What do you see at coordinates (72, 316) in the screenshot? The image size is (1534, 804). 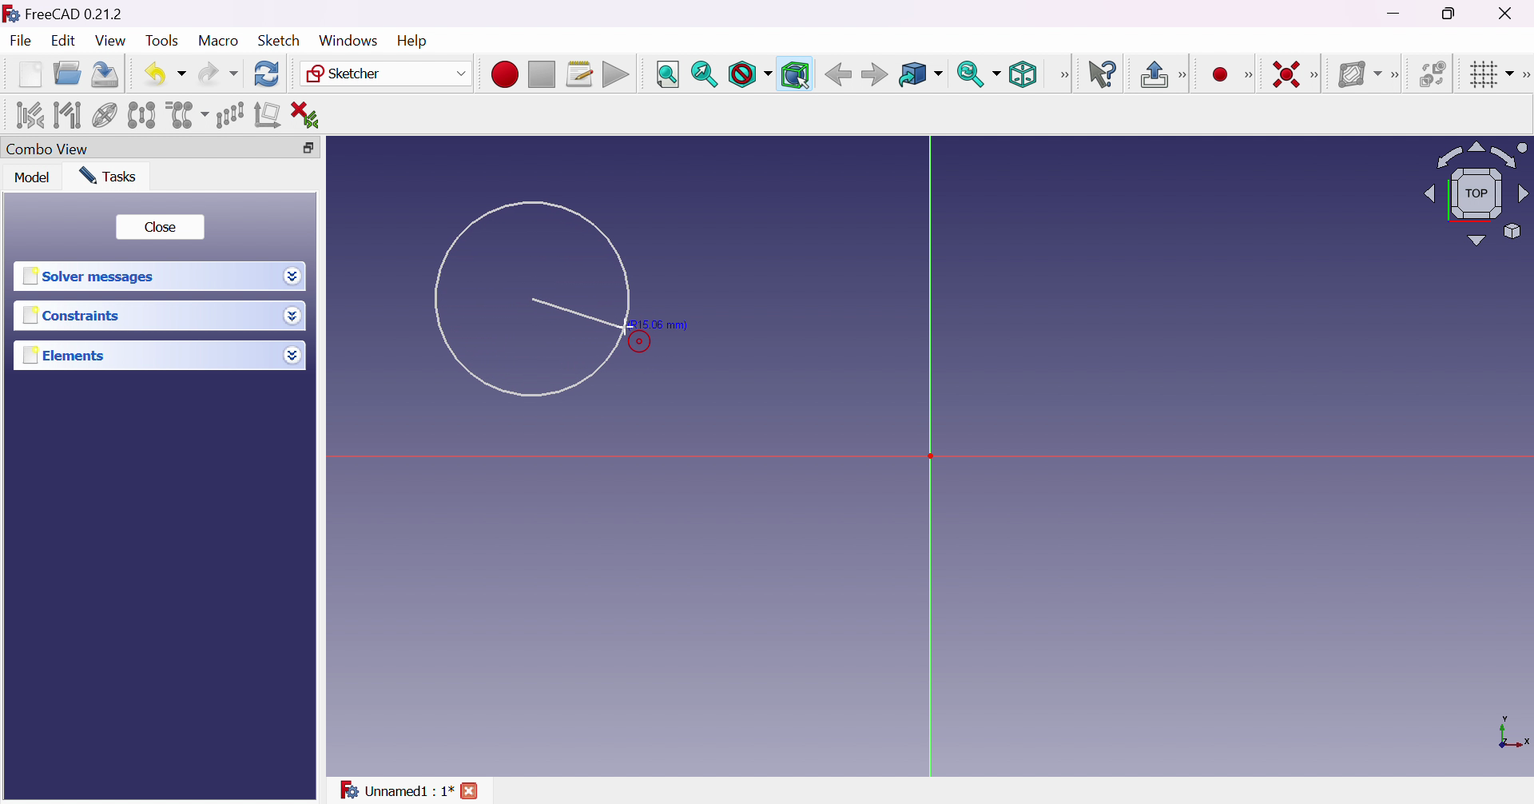 I see `Constraints` at bounding box center [72, 316].